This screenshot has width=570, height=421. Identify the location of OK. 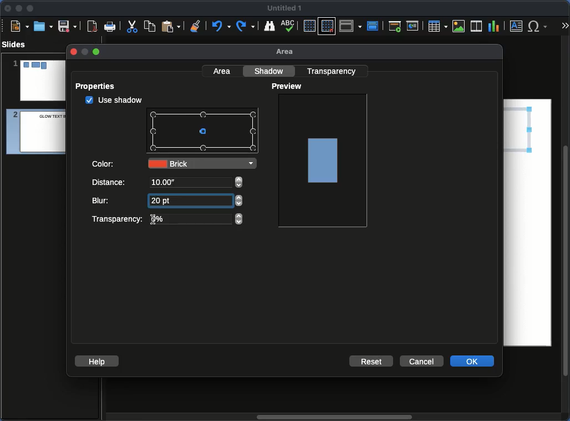
(473, 360).